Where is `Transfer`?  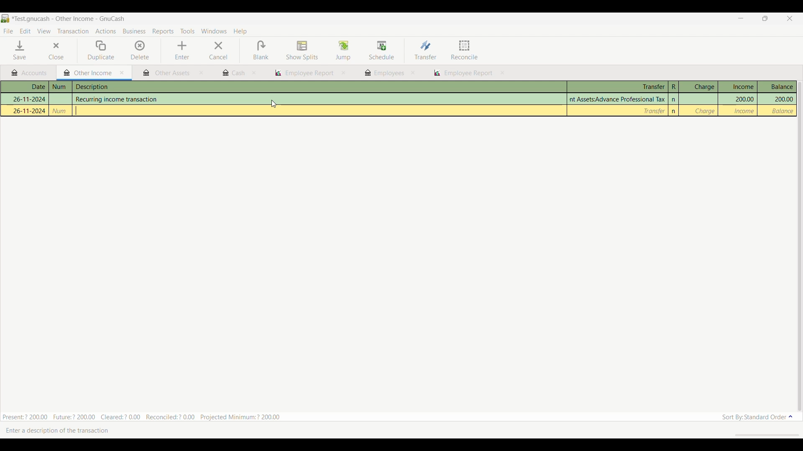 Transfer is located at coordinates (425, 50).